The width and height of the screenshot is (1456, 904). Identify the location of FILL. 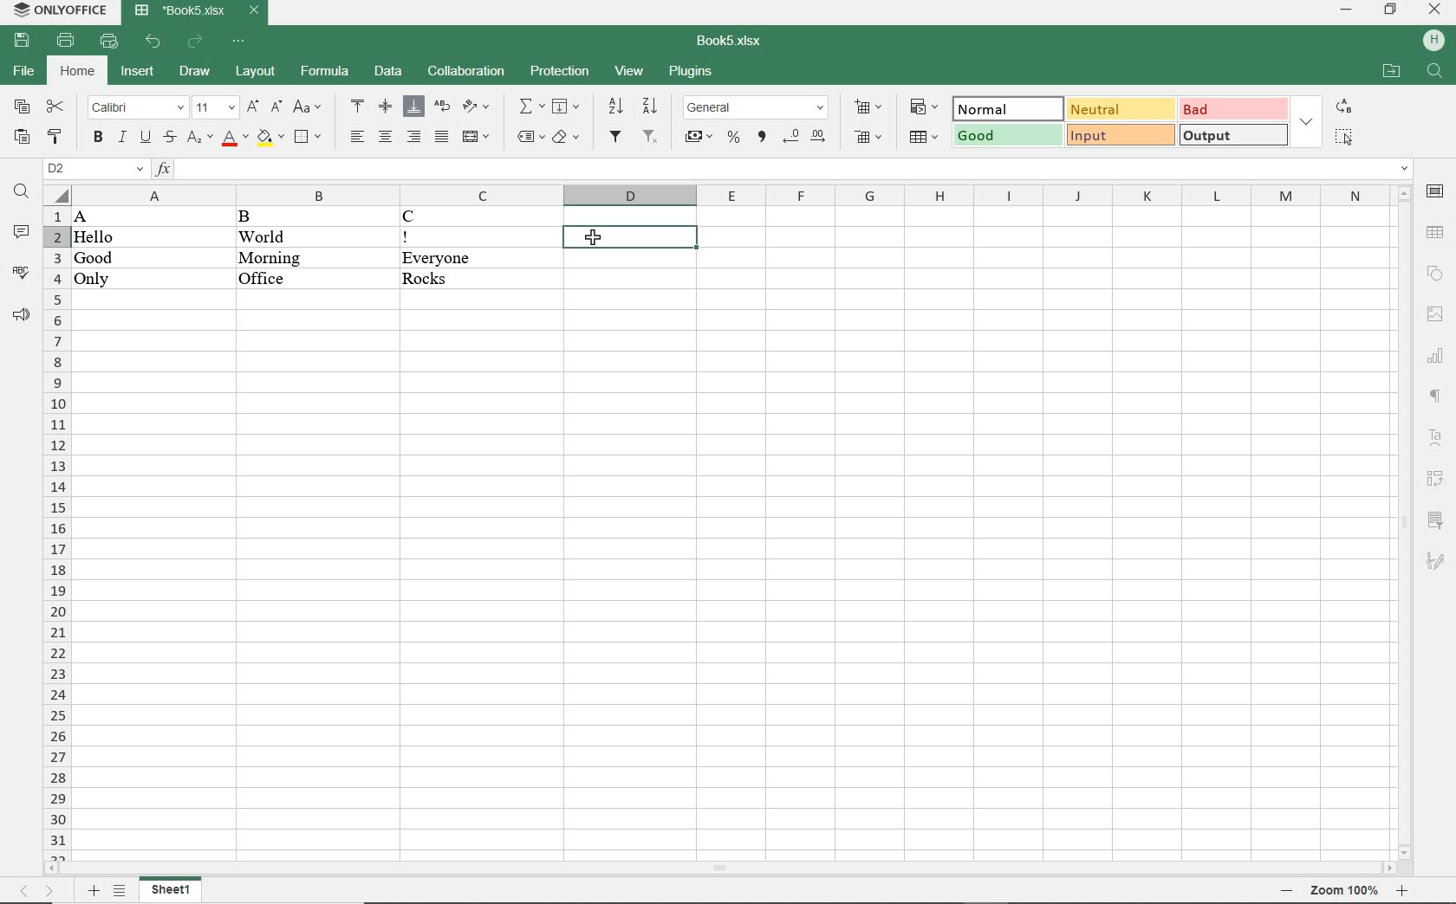
(568, 107).